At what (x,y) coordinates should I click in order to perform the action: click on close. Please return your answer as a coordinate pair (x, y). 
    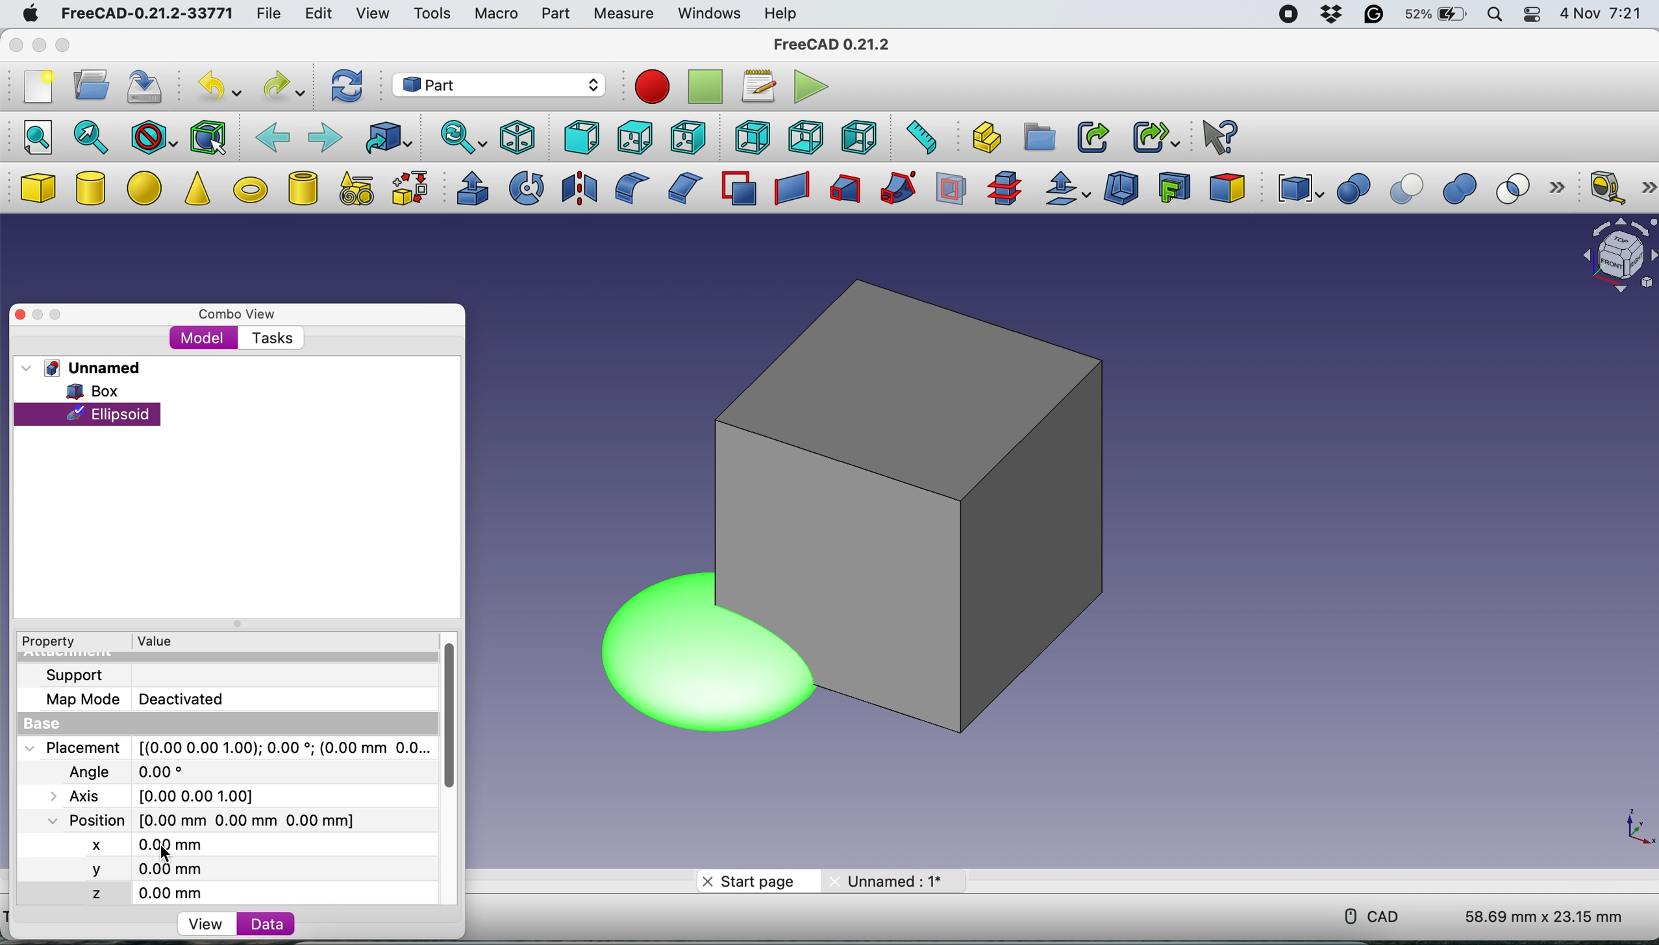
    Looking at the image, I should click on (21, 314).